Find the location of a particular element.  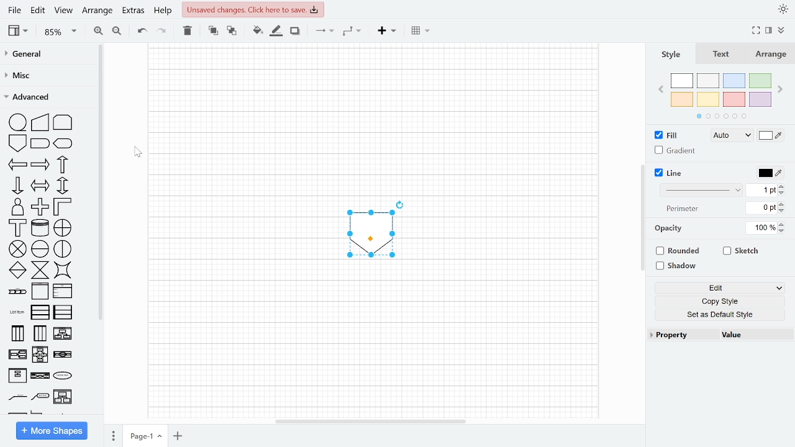

Table is located at coordinates (422, 32).